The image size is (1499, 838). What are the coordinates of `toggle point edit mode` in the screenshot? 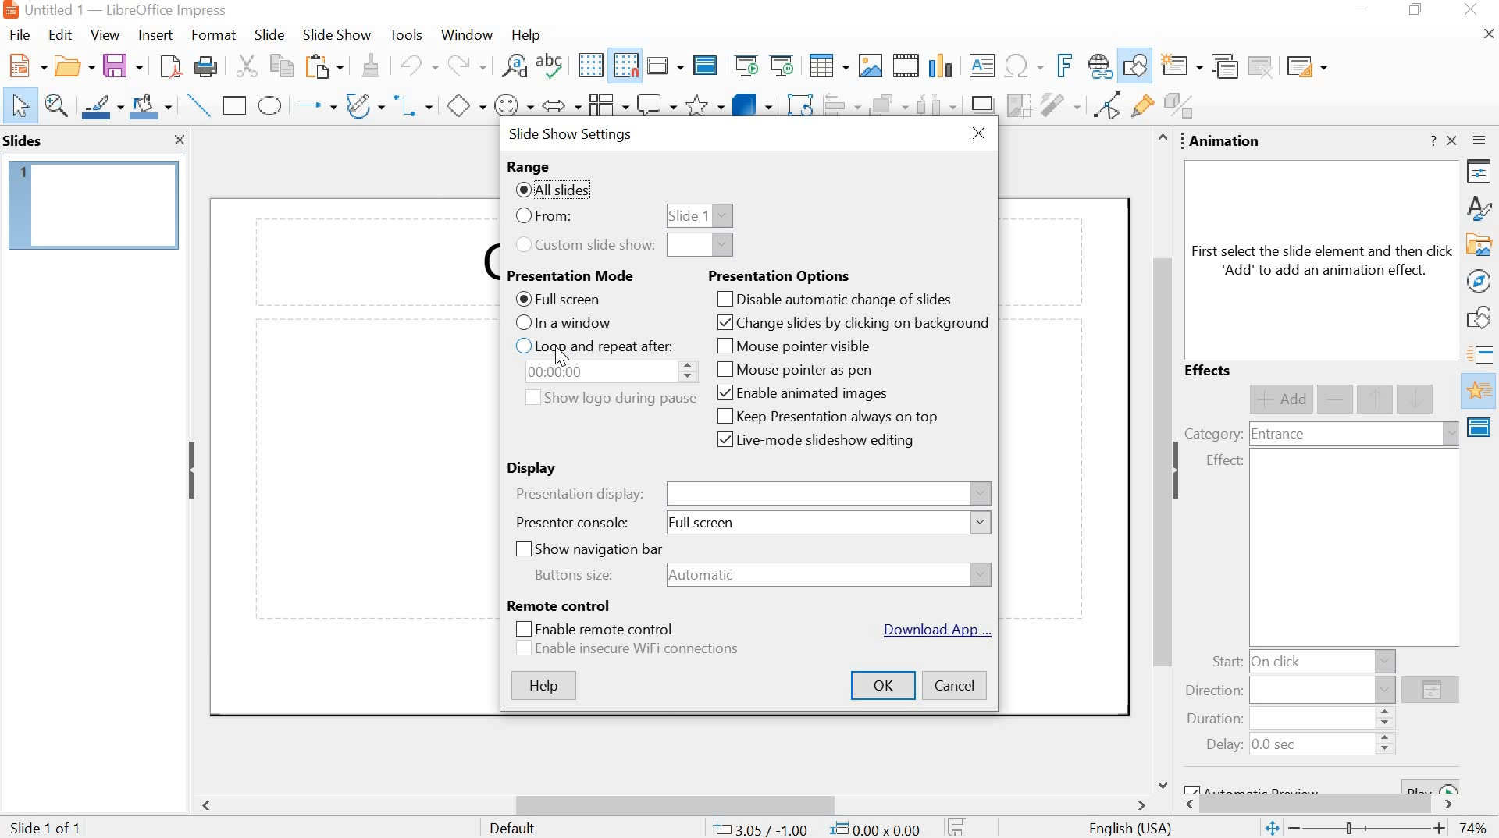 It's located at (1103, 108).